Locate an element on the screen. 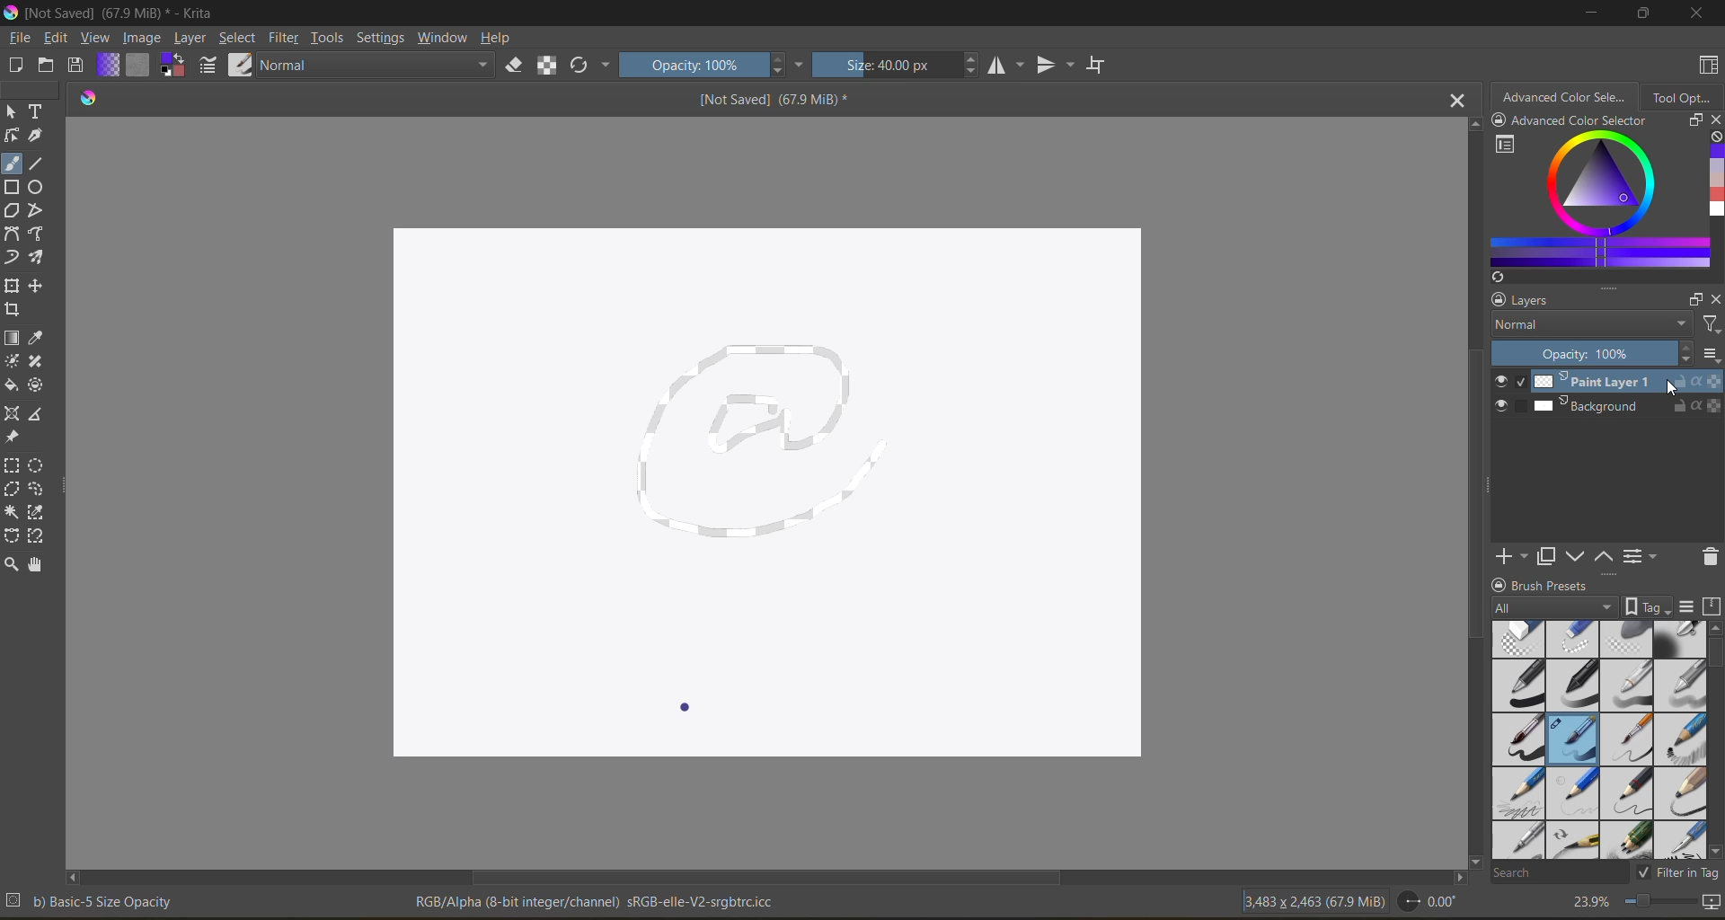 This screenshot has height=920, width=1725. help is located at coordinates (497, 38).